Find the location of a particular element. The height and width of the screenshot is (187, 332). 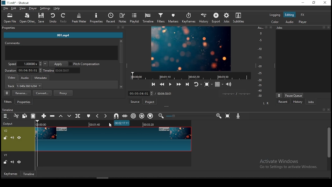

play quickly backwards is located at coordinates (162, 84).